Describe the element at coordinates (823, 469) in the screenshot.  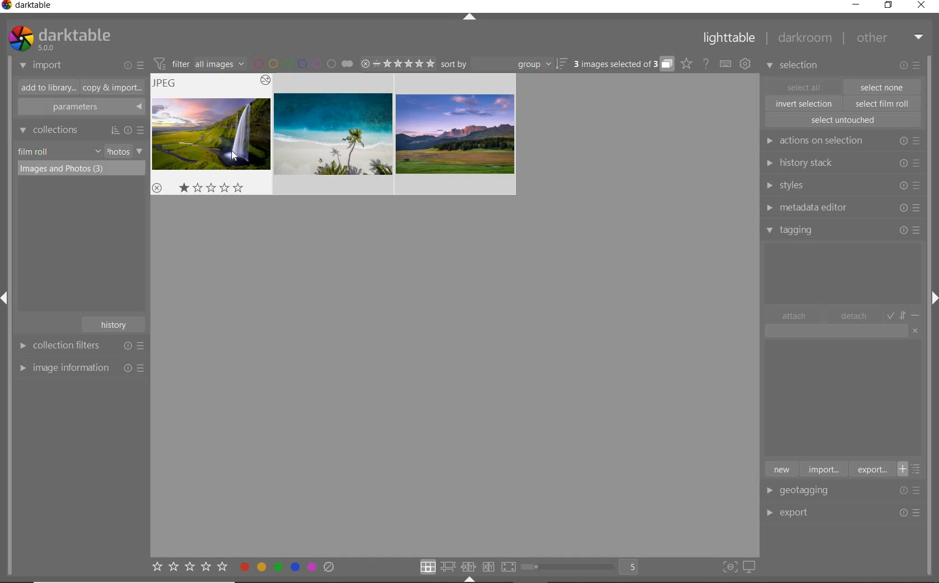
I see `import` at that location.